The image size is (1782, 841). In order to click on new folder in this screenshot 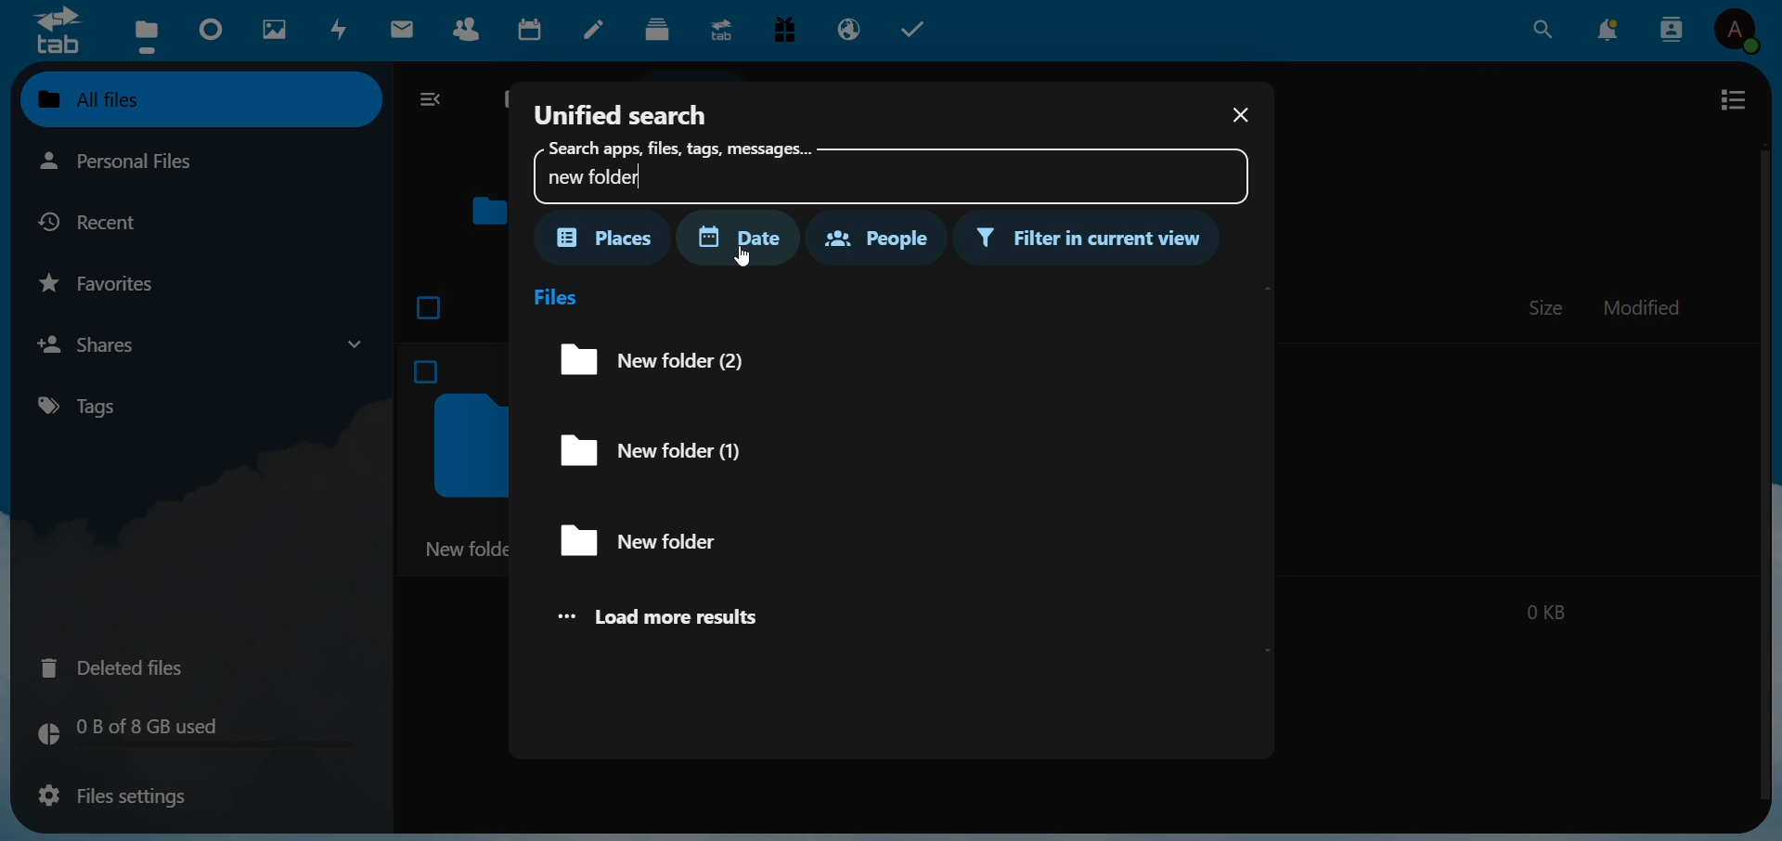, I will do `click(468, 550)`.